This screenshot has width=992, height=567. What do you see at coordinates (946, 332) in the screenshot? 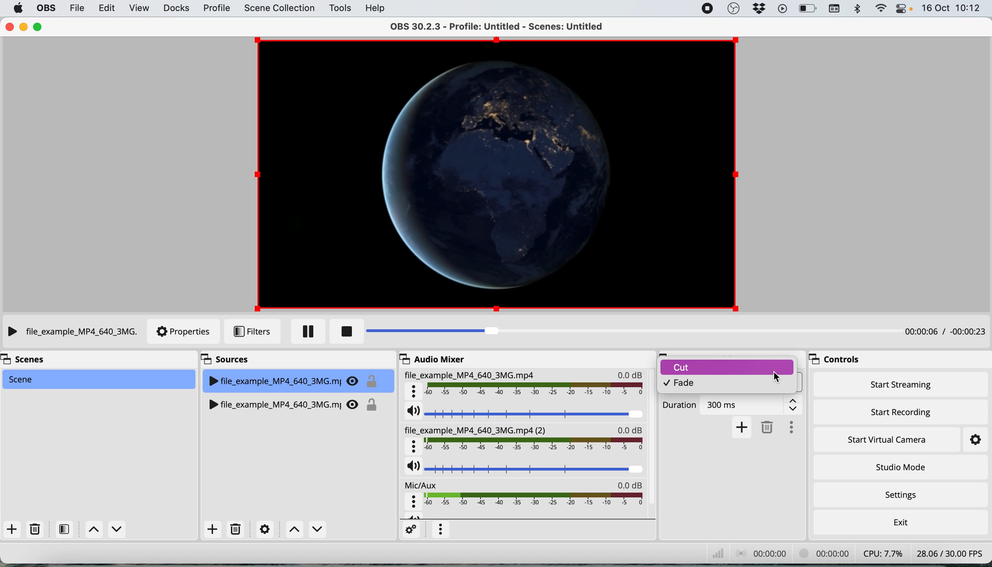
I see `00:00:06 / 00:00:23` at bounding box center [946, 332].